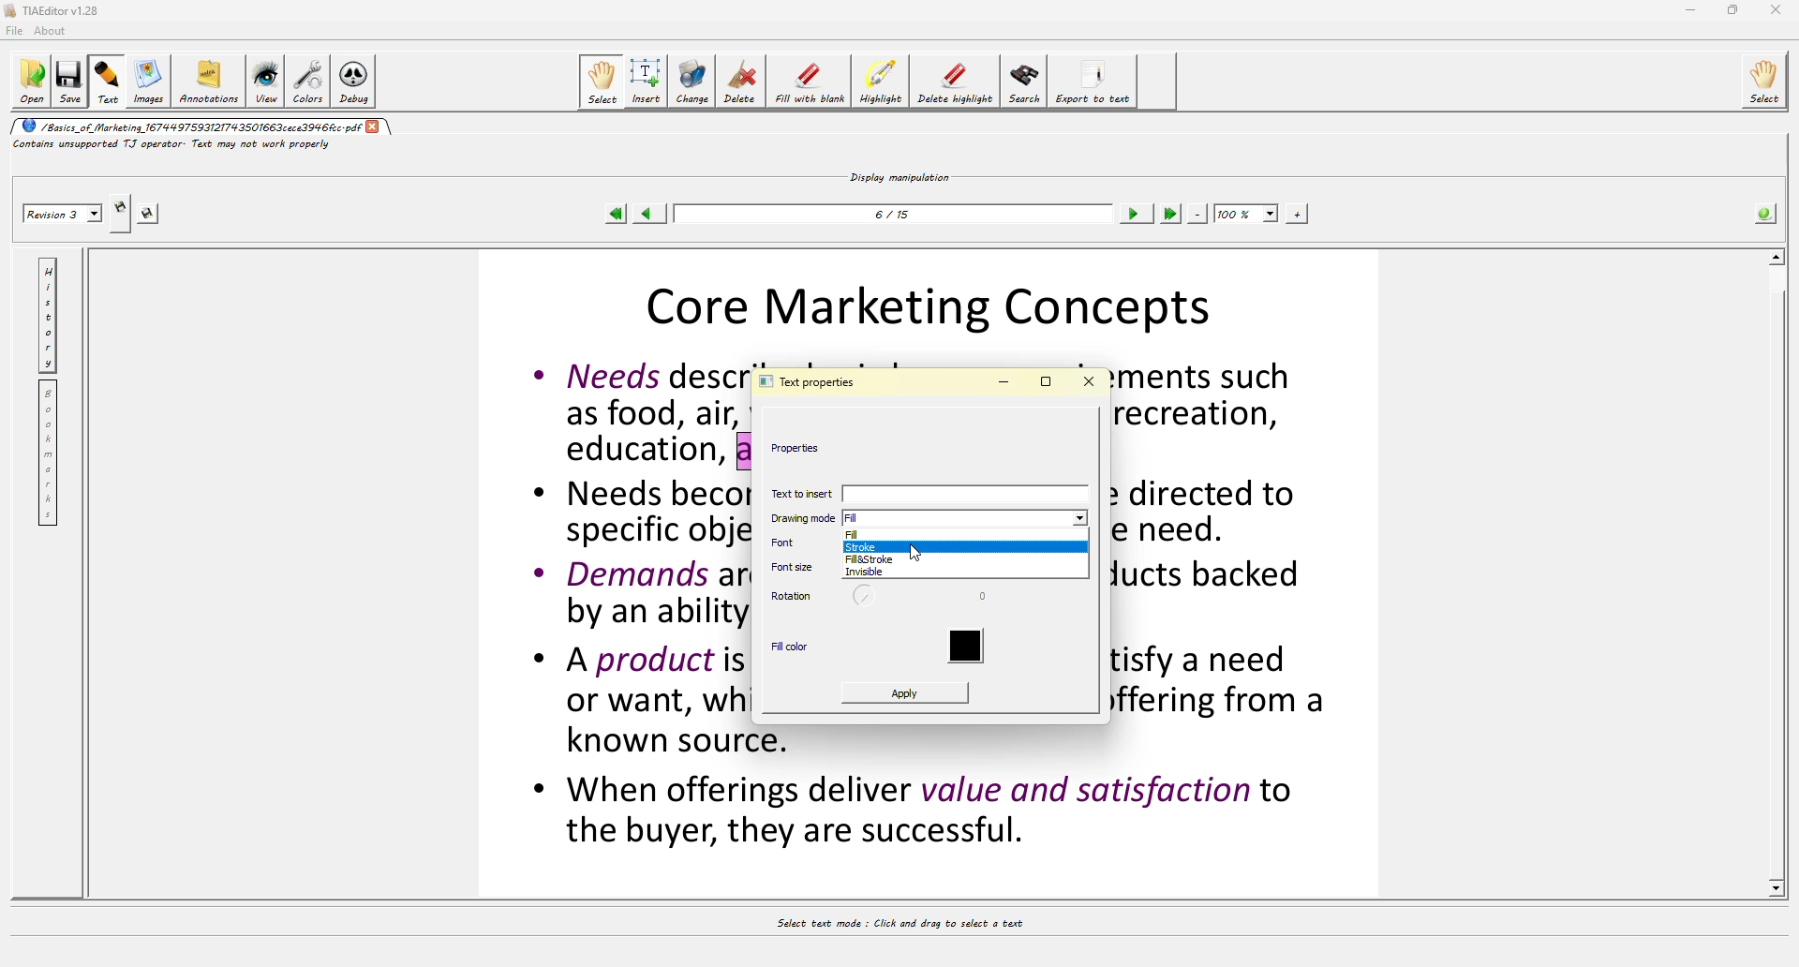  I want to click on images, so click(152, 82).